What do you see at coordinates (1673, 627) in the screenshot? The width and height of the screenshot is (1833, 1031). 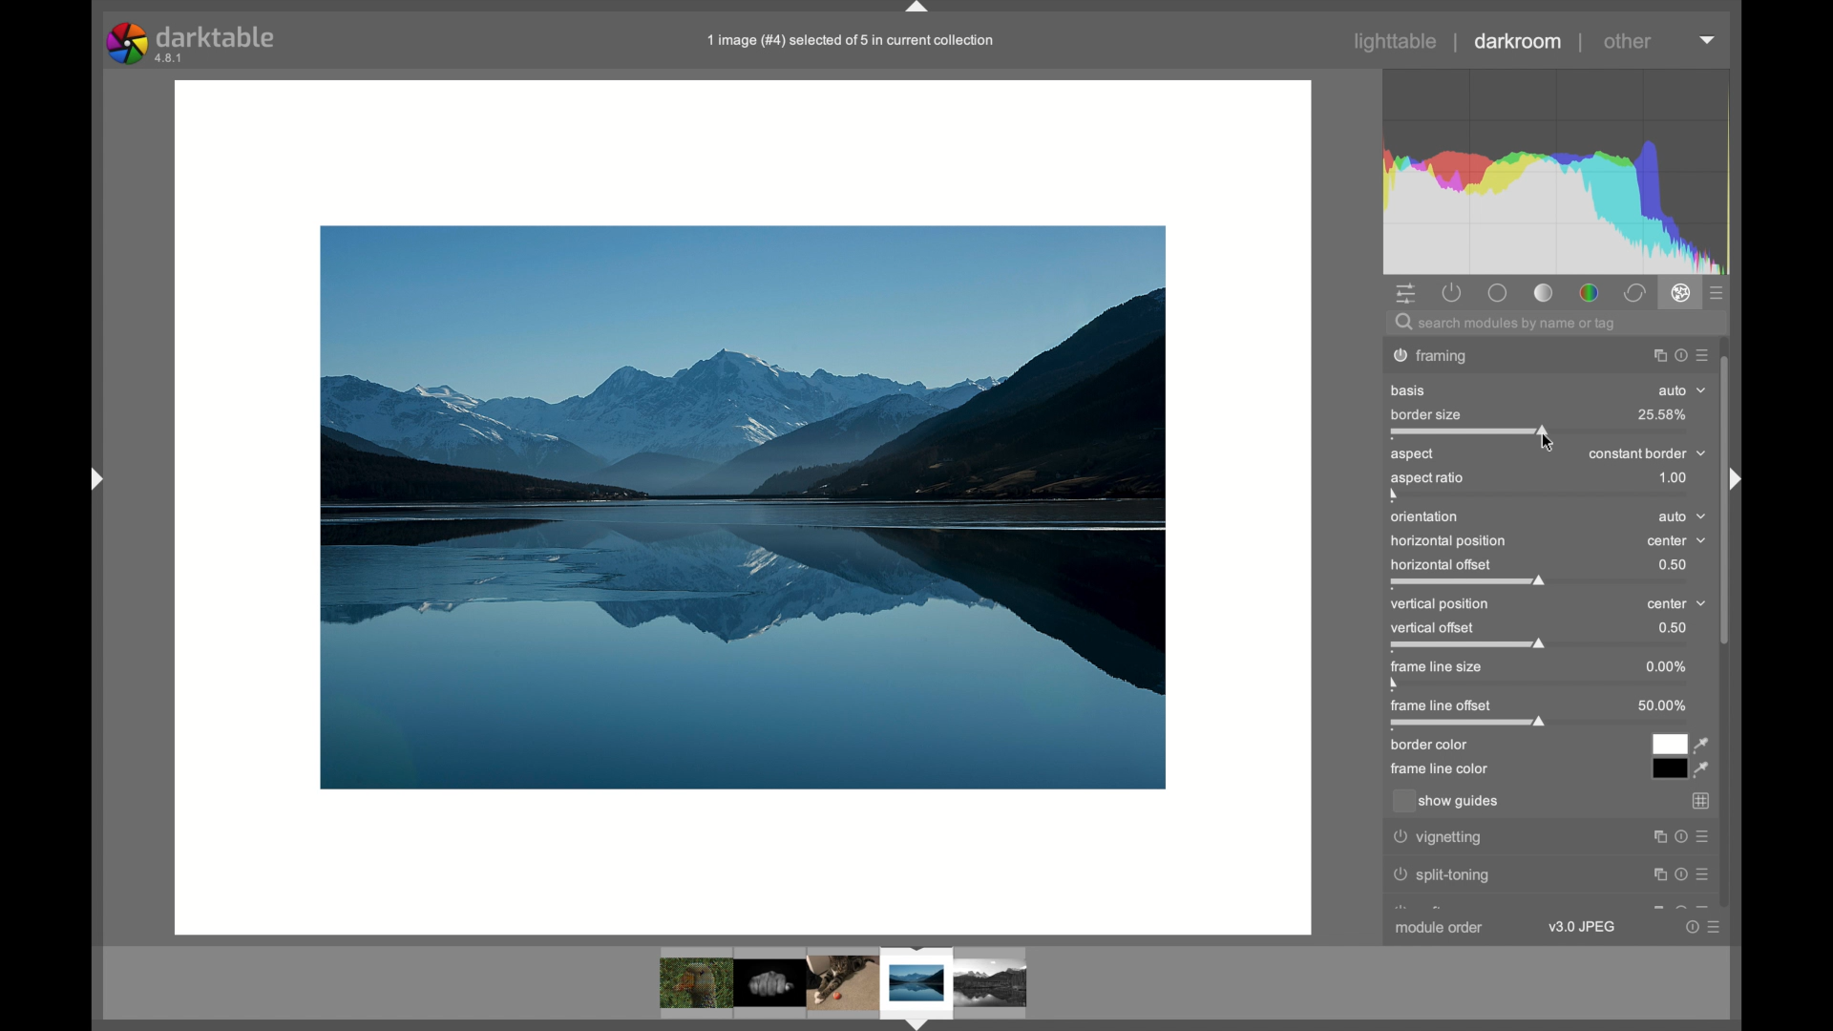 I see `0.5` at bounding box center [1673, 627].